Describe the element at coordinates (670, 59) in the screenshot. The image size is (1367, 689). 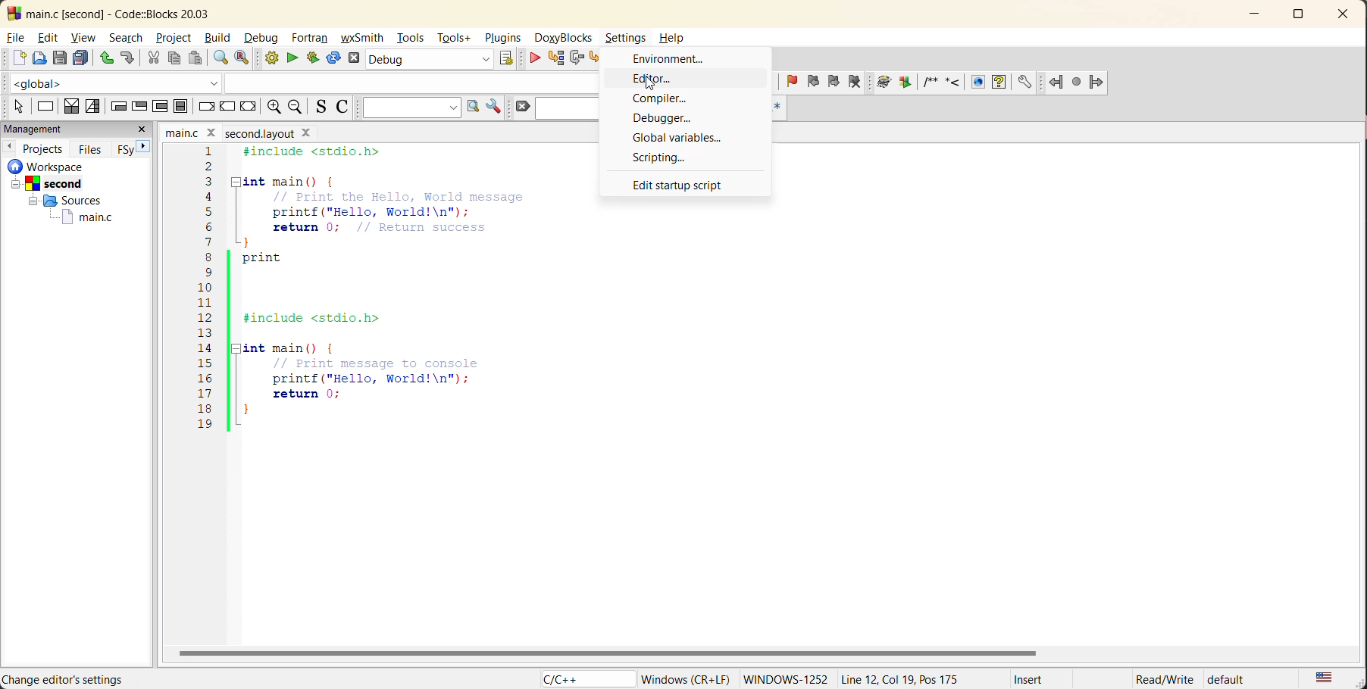
I see `environment` at that location.